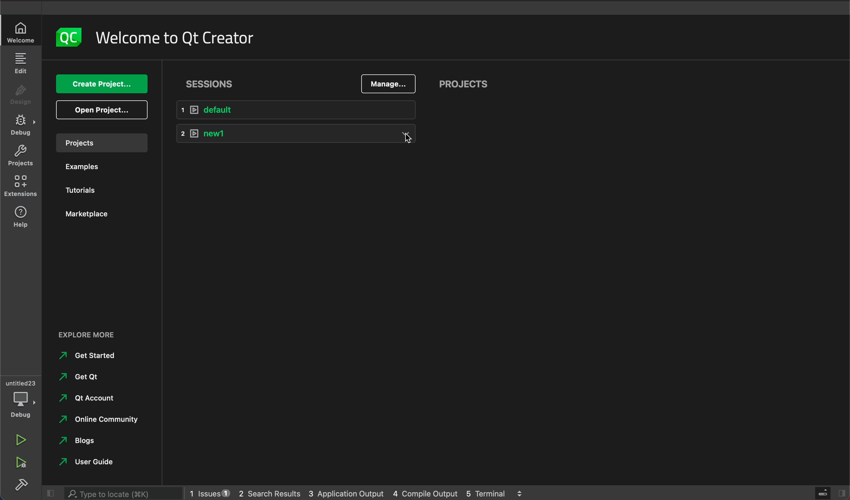 This screenshot has height=500, width=850. I want to click on tutorials, so click(83, 189).